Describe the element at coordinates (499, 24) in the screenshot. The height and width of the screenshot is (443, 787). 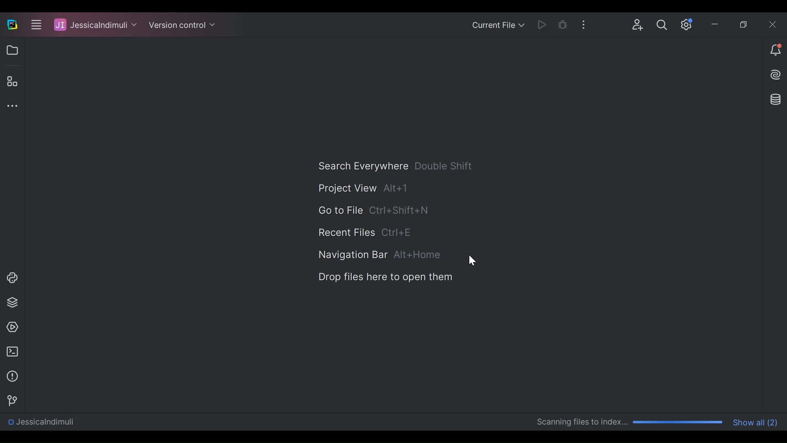
I see `Current File` at that location.